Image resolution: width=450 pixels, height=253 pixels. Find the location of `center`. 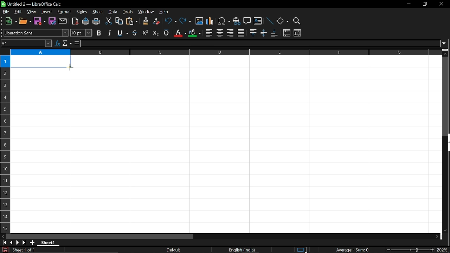

center is located at coordinates (220, 33).